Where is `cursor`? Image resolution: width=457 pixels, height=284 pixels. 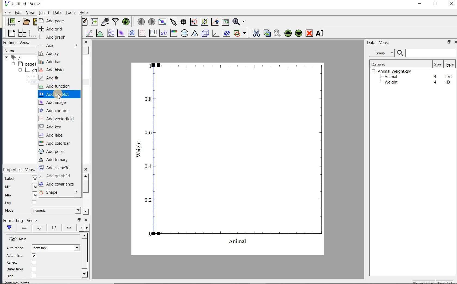 cursor is located at coordinates (59, 97).